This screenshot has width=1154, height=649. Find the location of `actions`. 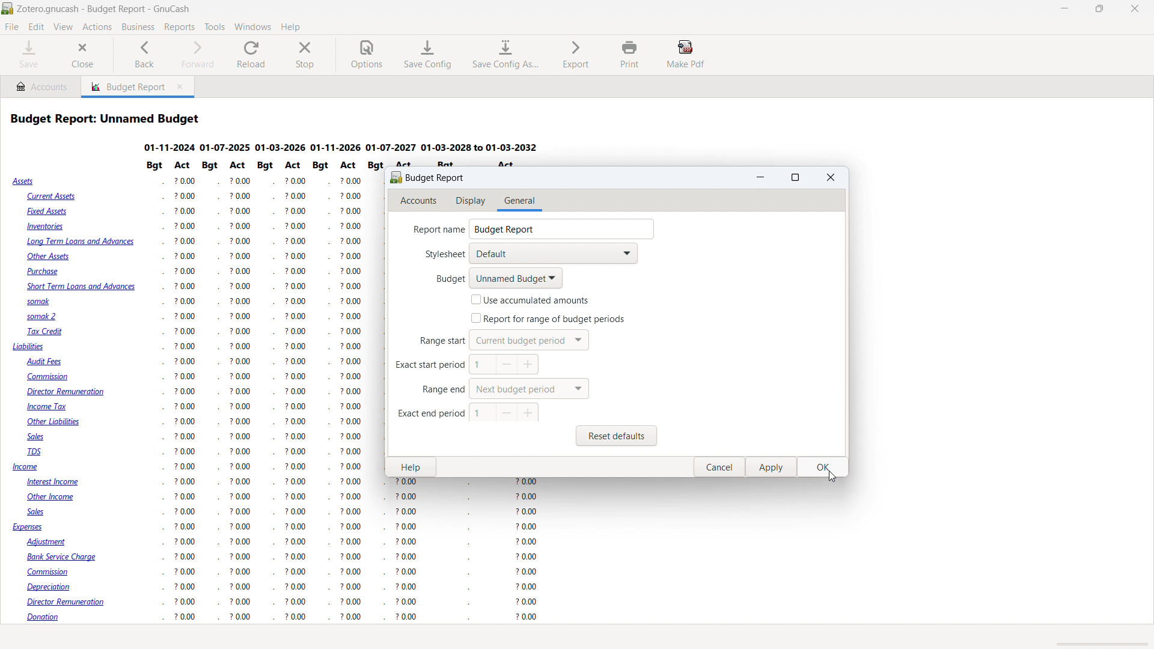

actions is located at coordinates (97, 28).